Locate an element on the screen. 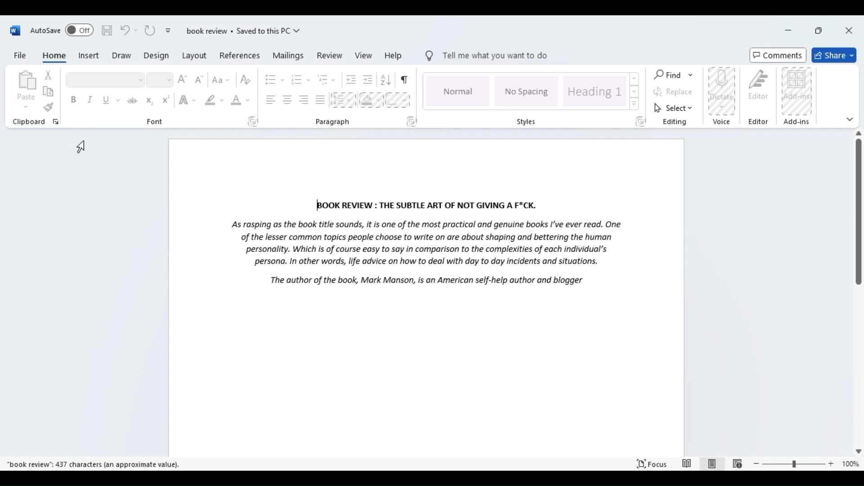 This screenshot has width=864, height=486. font is located at coordinates (161, 98).